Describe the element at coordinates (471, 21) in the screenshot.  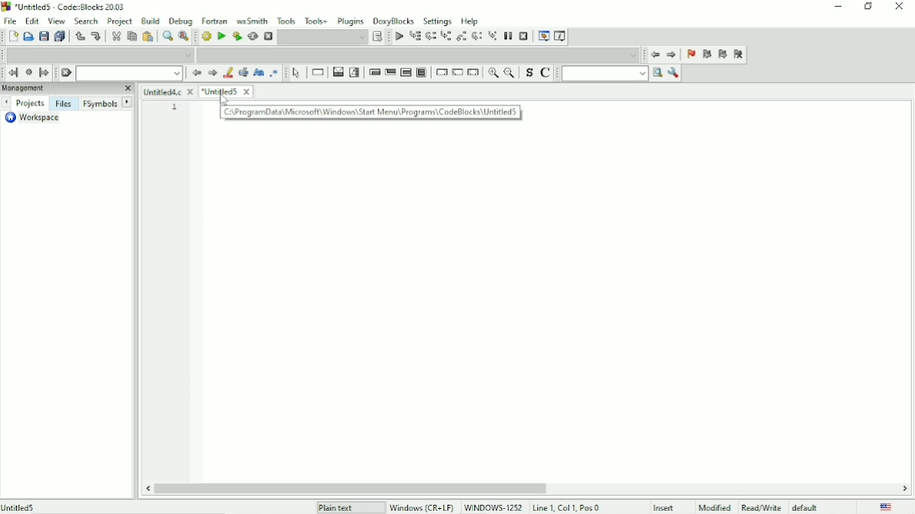
I see `Help` at that location.